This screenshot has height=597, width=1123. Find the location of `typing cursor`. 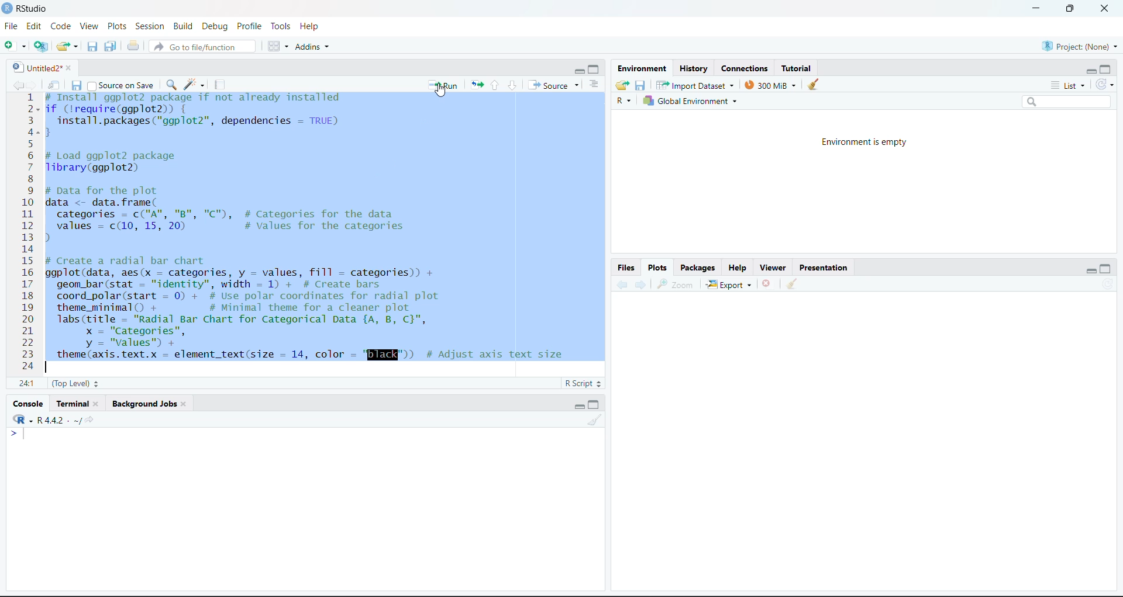

typing cursor is located at coordinates (20, 436).